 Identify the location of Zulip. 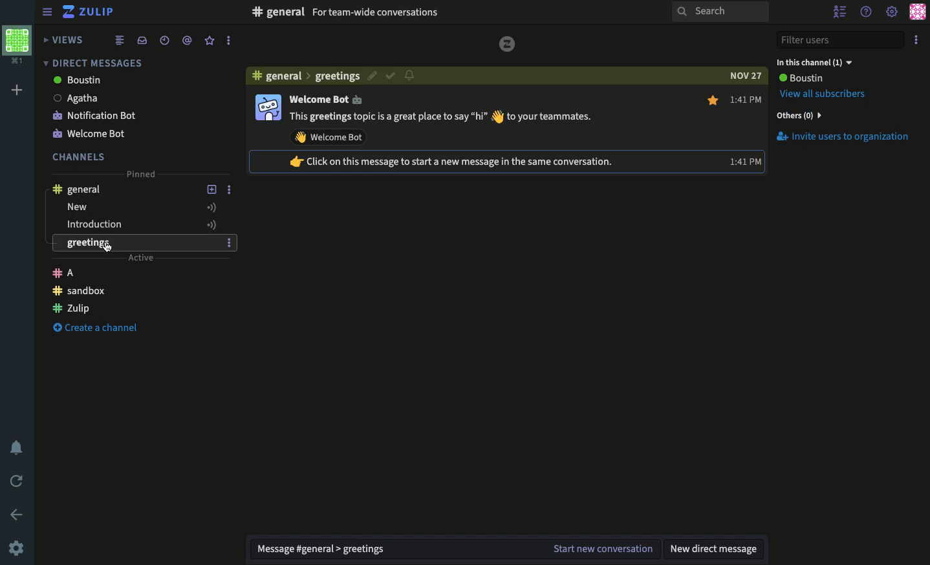
(91, 14).